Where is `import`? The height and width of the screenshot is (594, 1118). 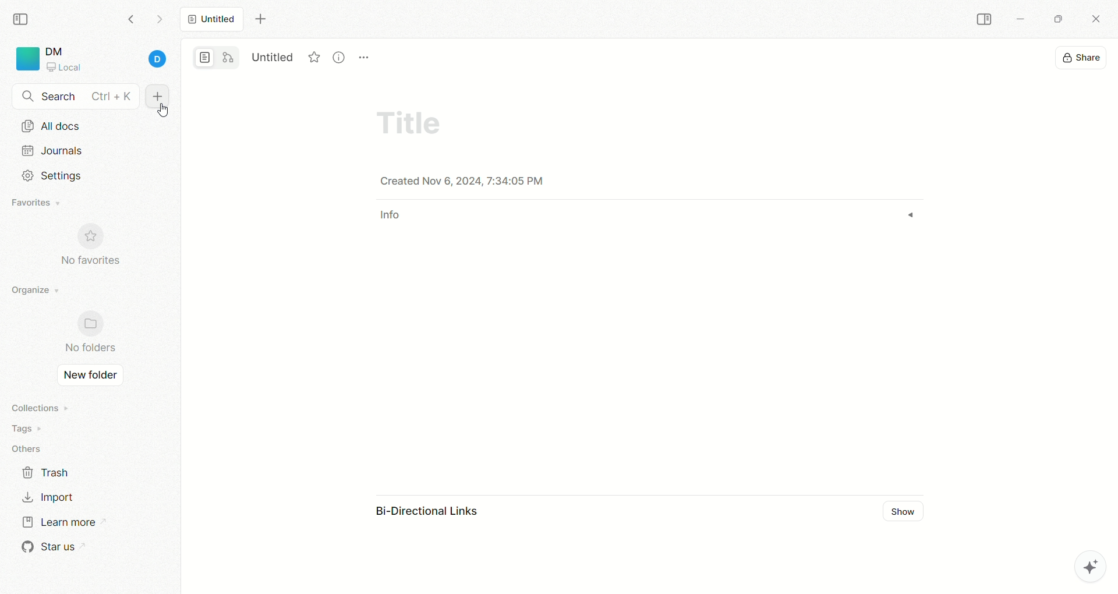
import is located at coordinates (47, 497).